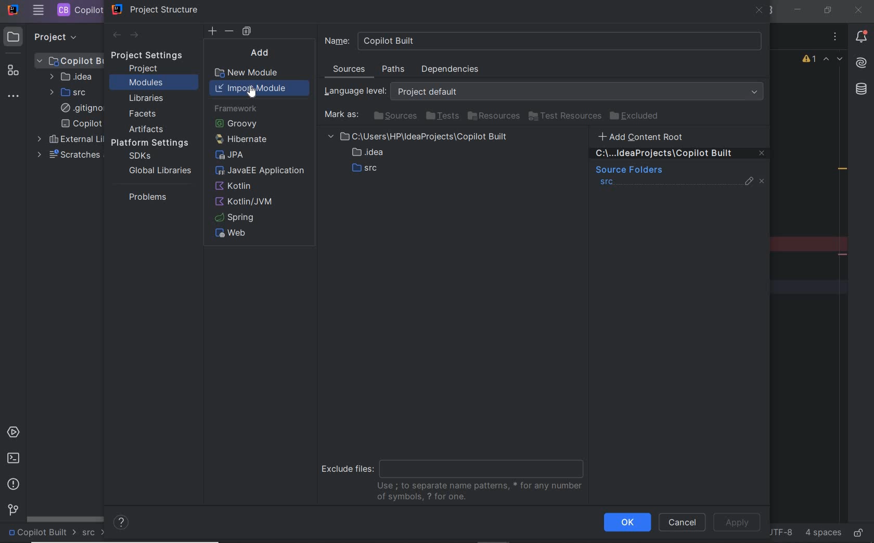 The width and height of the screenshot is (874, 543). I want to click on hibernate, so click(239, 139).